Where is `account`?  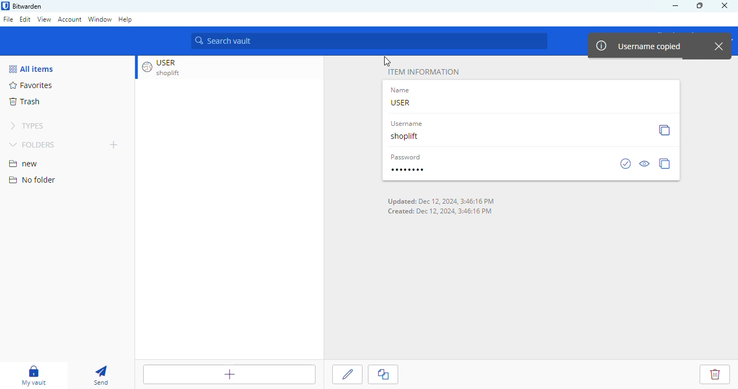
account is located at coordinates (70, 19).